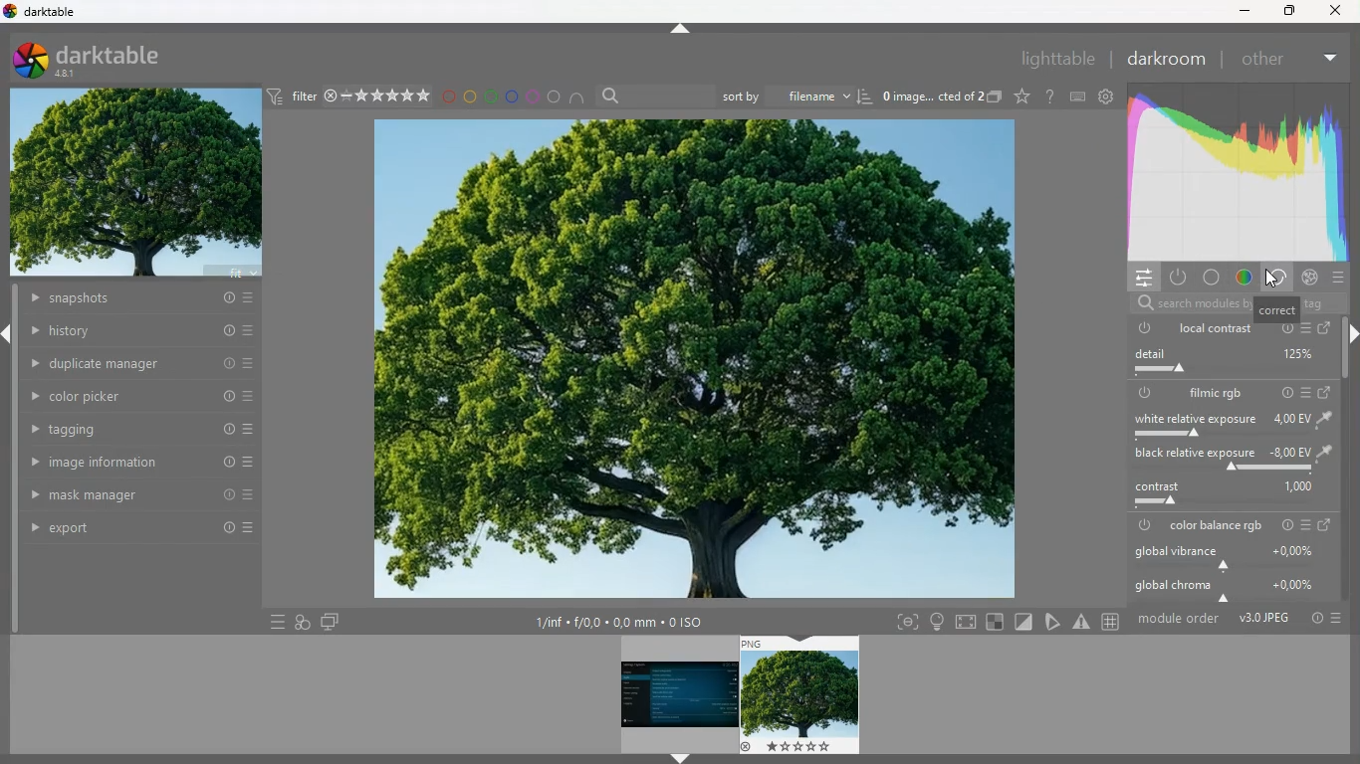  Describe the element at coordinates (1328, 327) in the screenshot. I see `change` at that location.